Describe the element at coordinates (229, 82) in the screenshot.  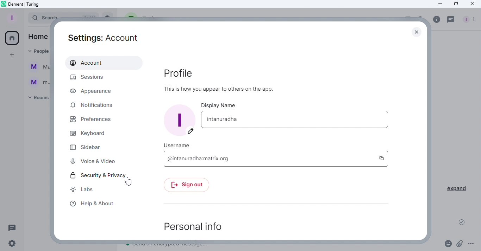
I see `Profile` at that location.